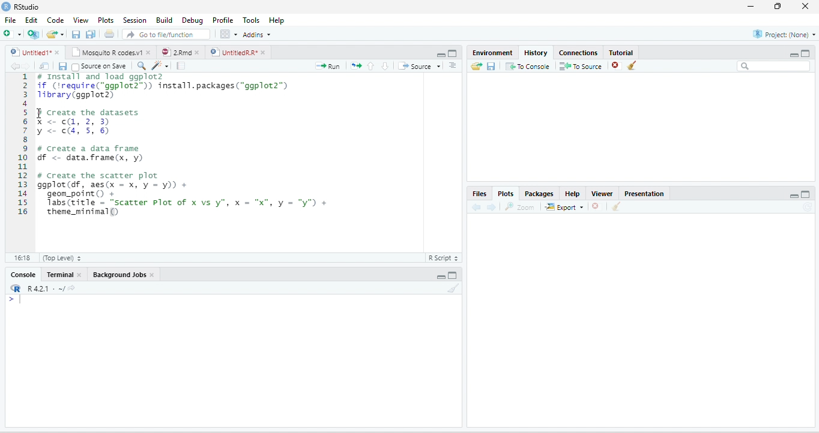 The height and width of the screenshot is (433, 819). What do you see at coordinates (453, 275) in the screenshot?
I see `Maximize` at bounding box center [453, 275].